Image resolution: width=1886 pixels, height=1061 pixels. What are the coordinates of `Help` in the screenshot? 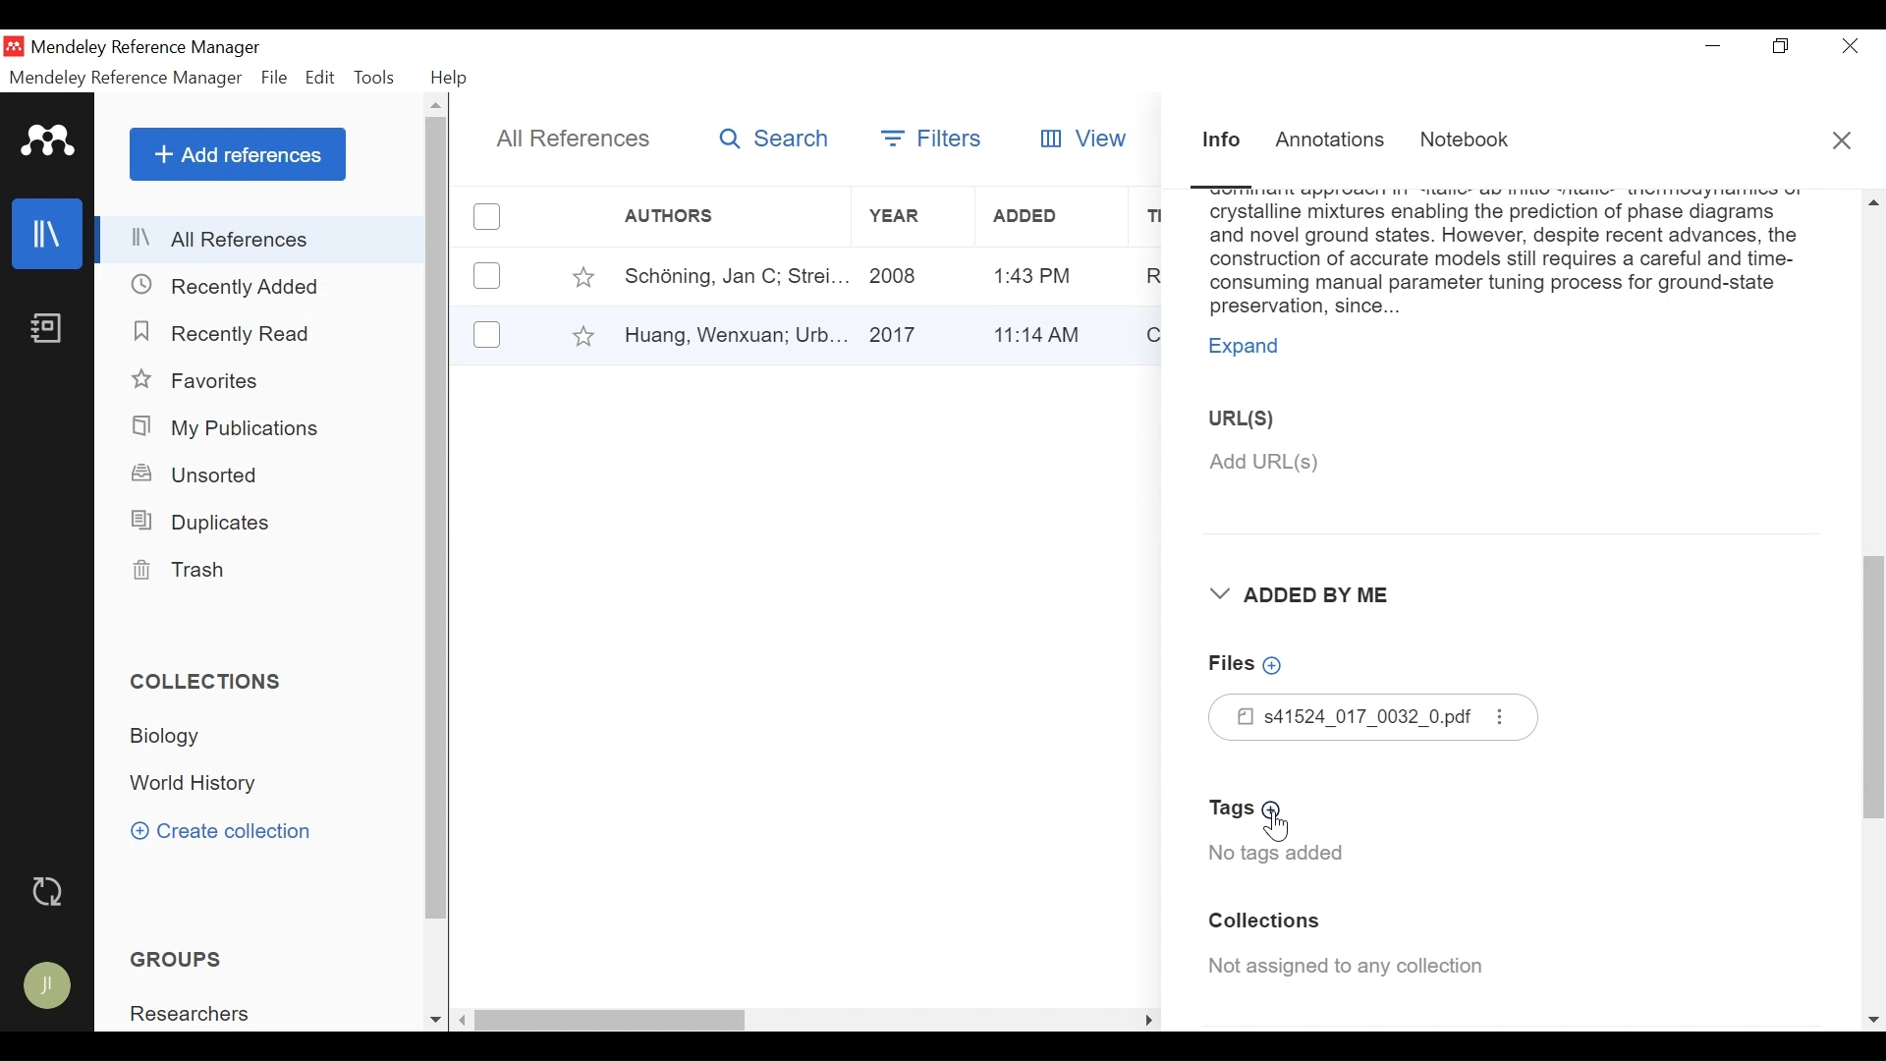 It's located at (451, 80).